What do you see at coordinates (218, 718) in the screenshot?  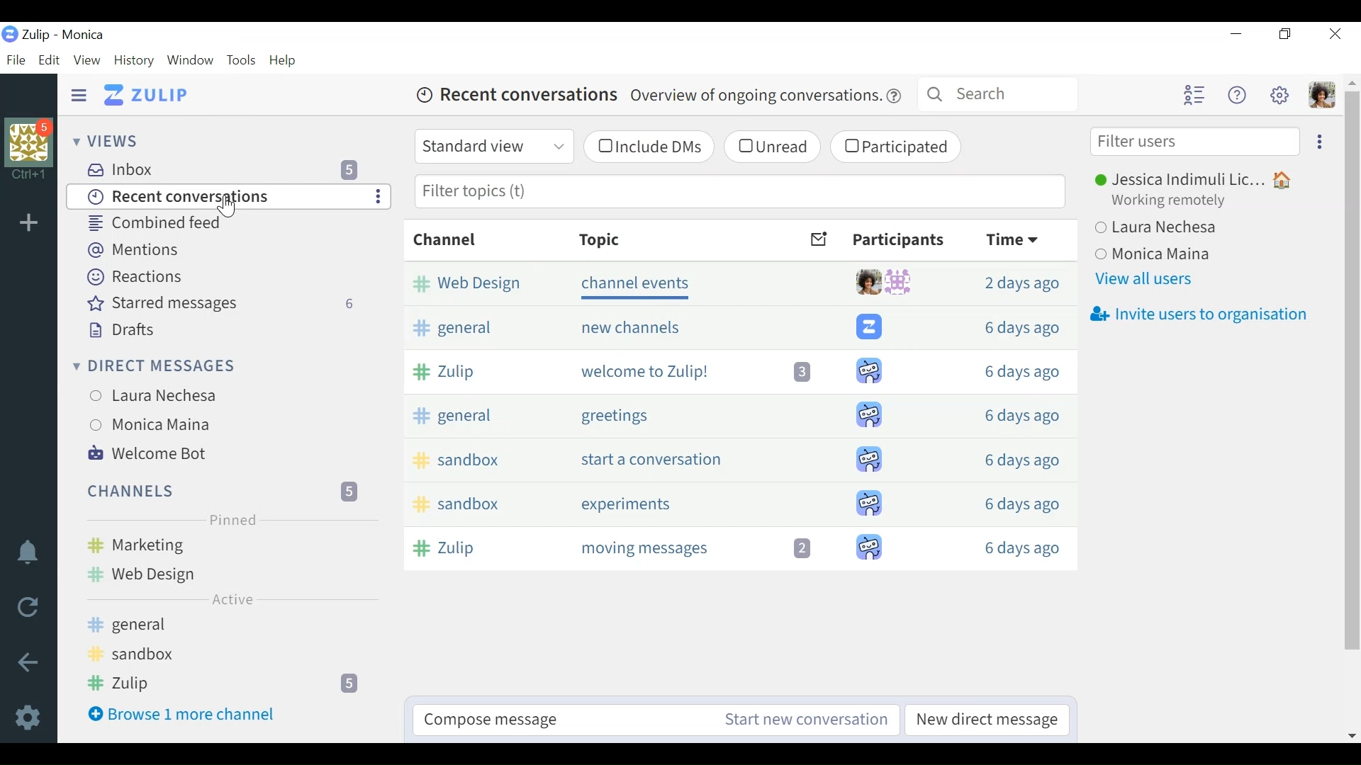 I see `Browse 1 more channel` at bounding box center [218, 718].